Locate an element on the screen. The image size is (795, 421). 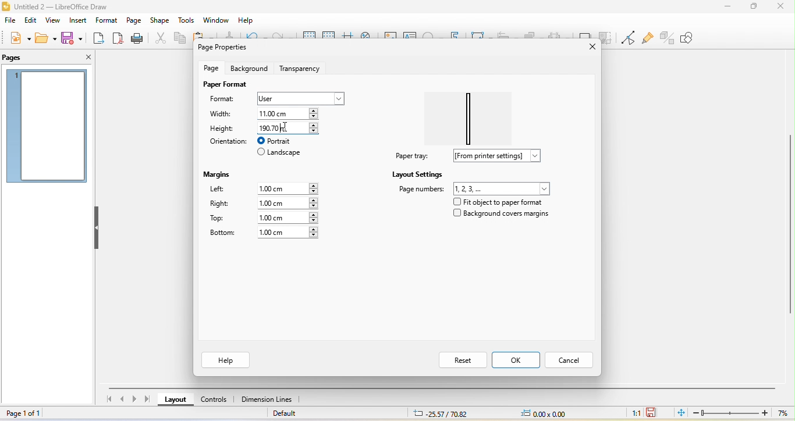
minimize is located at coordinates (728, 6).